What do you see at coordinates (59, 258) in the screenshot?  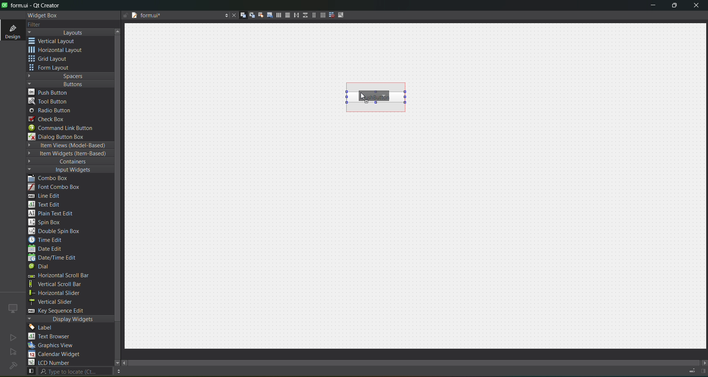 I see `date/time edit` at bounding box center [59, 258].